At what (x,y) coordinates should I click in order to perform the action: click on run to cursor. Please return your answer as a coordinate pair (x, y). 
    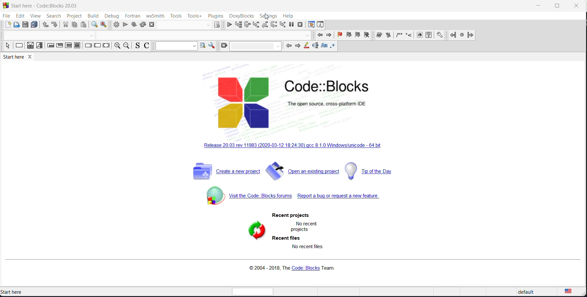
    Looking at the image, I should click on (239, 25).